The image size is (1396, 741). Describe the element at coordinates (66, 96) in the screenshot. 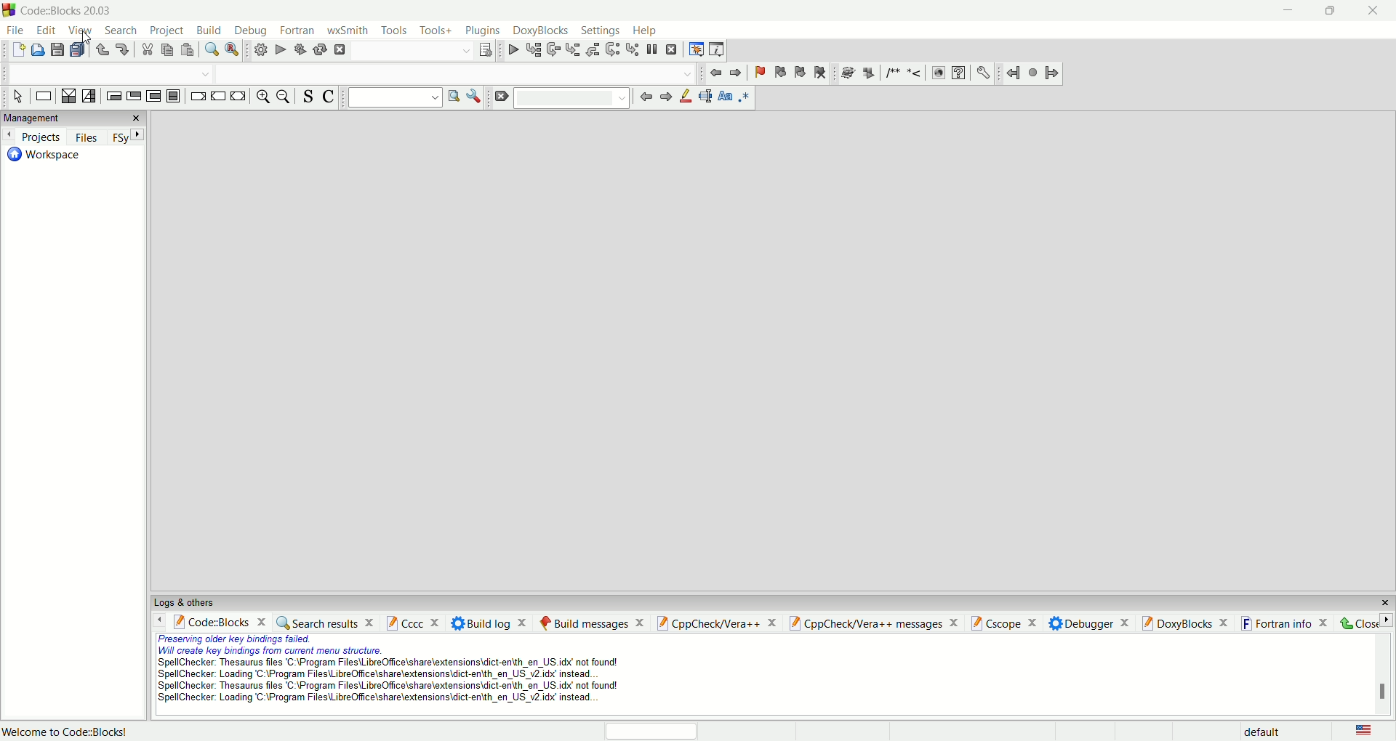

I see `decision` at that location.